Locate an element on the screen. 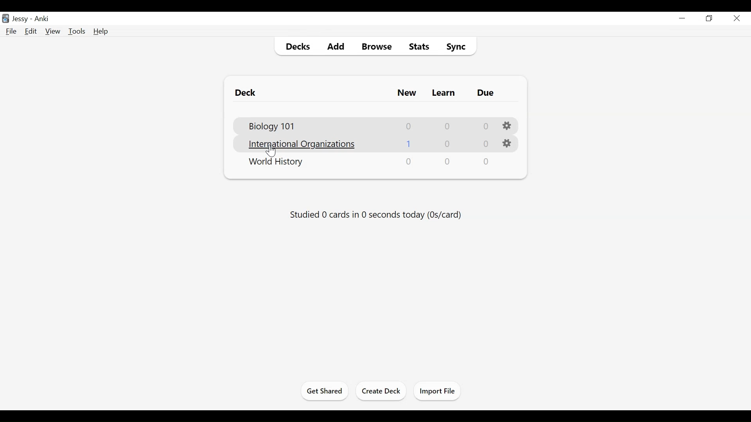  Create Deck is located at coordinates (379, 391).